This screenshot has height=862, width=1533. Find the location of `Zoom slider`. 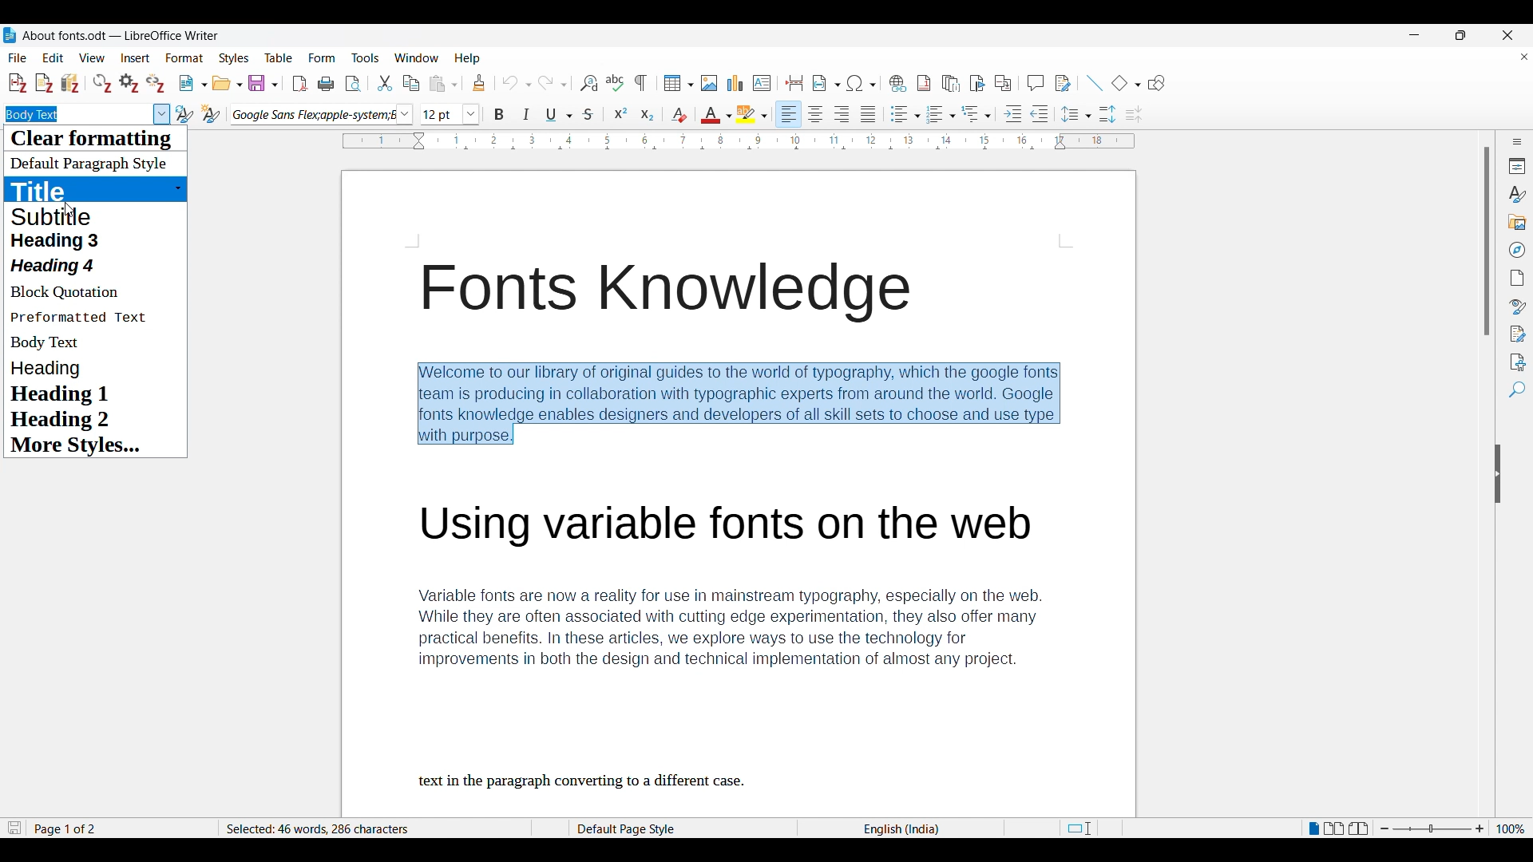

Zoom slider is located at coordinates (1432, 828).